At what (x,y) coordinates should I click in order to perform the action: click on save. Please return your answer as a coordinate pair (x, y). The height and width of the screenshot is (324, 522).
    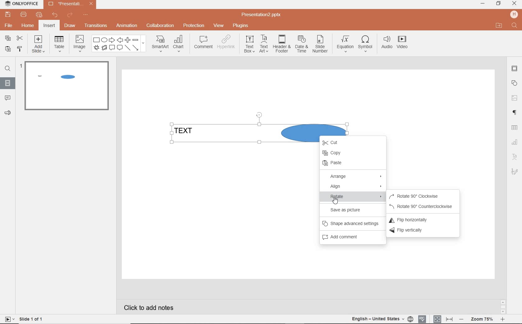
    Looking at the image, I should click on (7, 14).